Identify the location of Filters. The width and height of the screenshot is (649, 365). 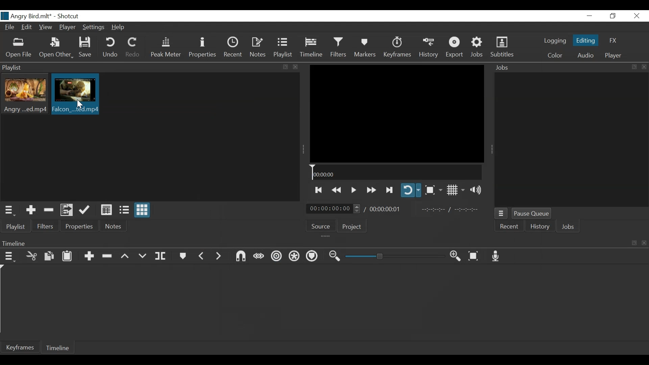
(339, 47).